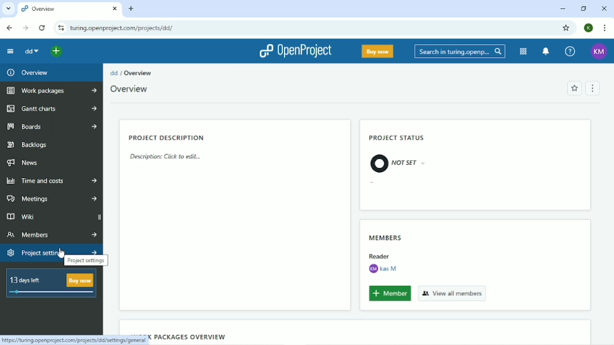 The width and height of the screenshot is (614, 345). I want to click on Gantt charts, so click(52, 108).